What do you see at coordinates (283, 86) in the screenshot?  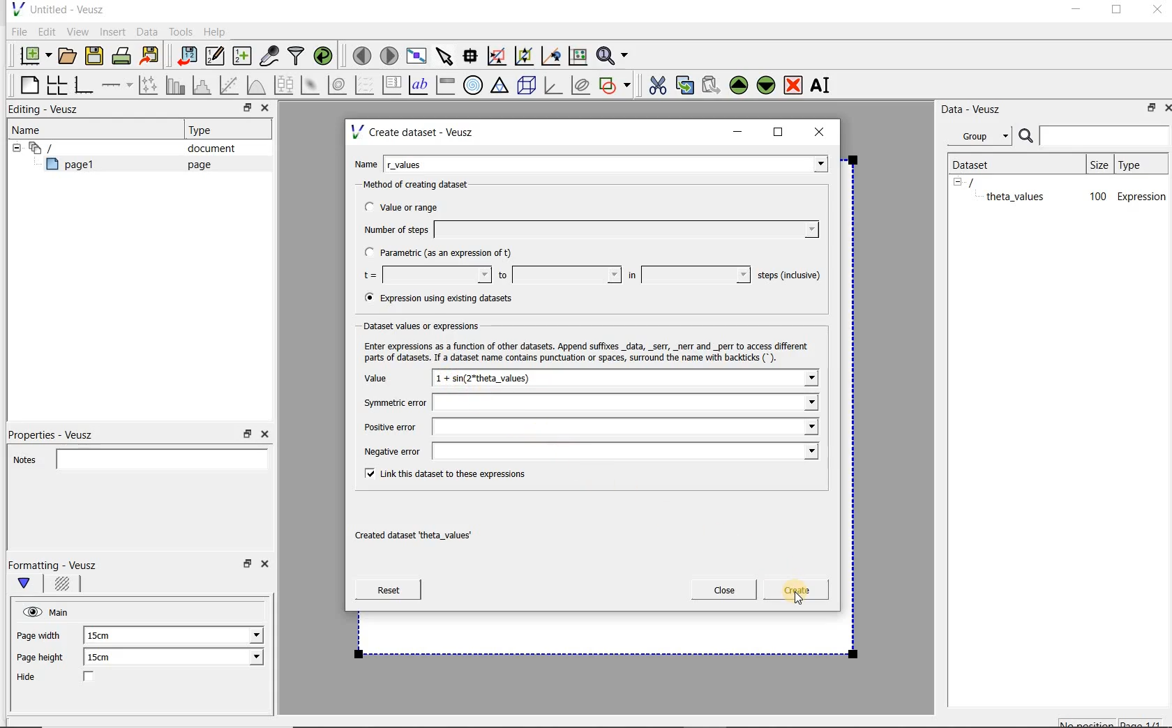 I see `plot box plots` at bounding box center [283, 86].